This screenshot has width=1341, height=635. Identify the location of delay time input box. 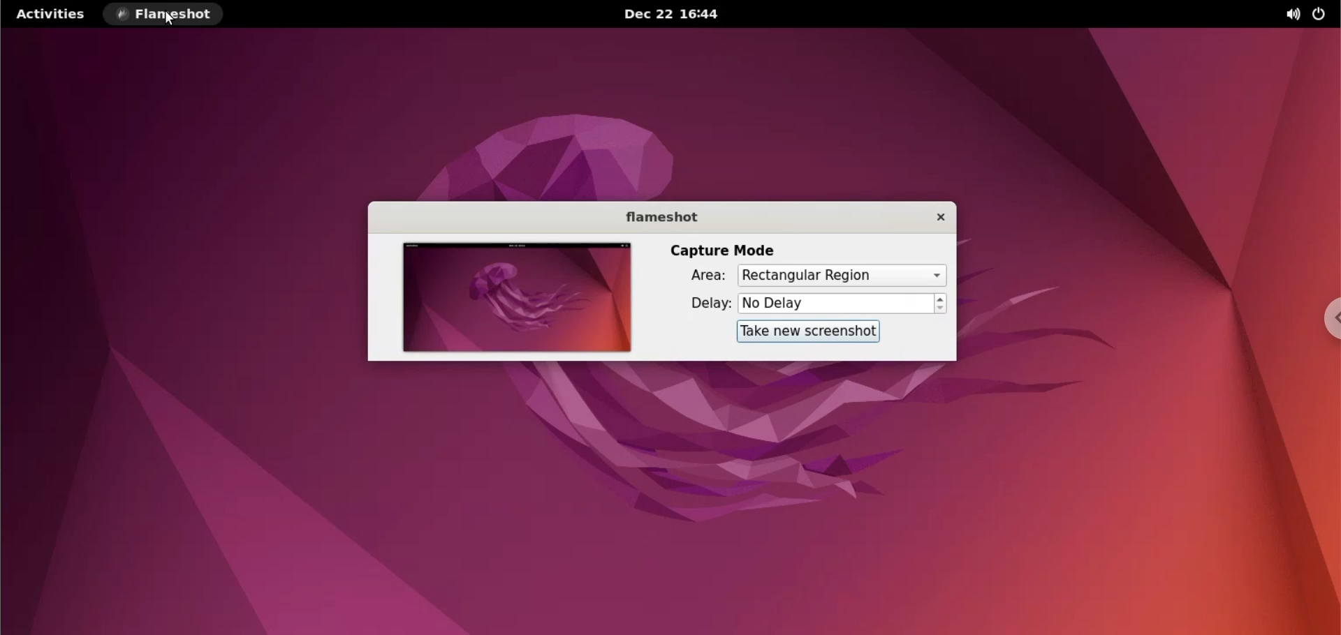
(836, 304).